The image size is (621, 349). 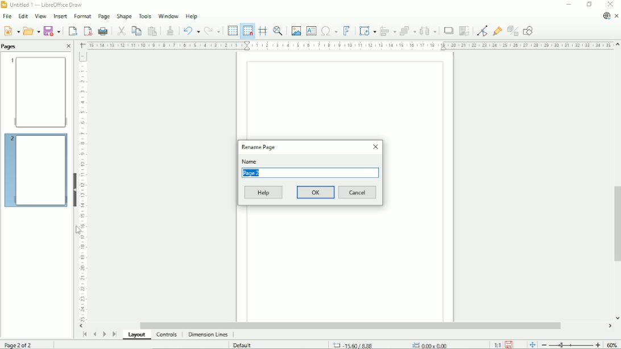 I want to click on Close, so click(x=375, y=147).